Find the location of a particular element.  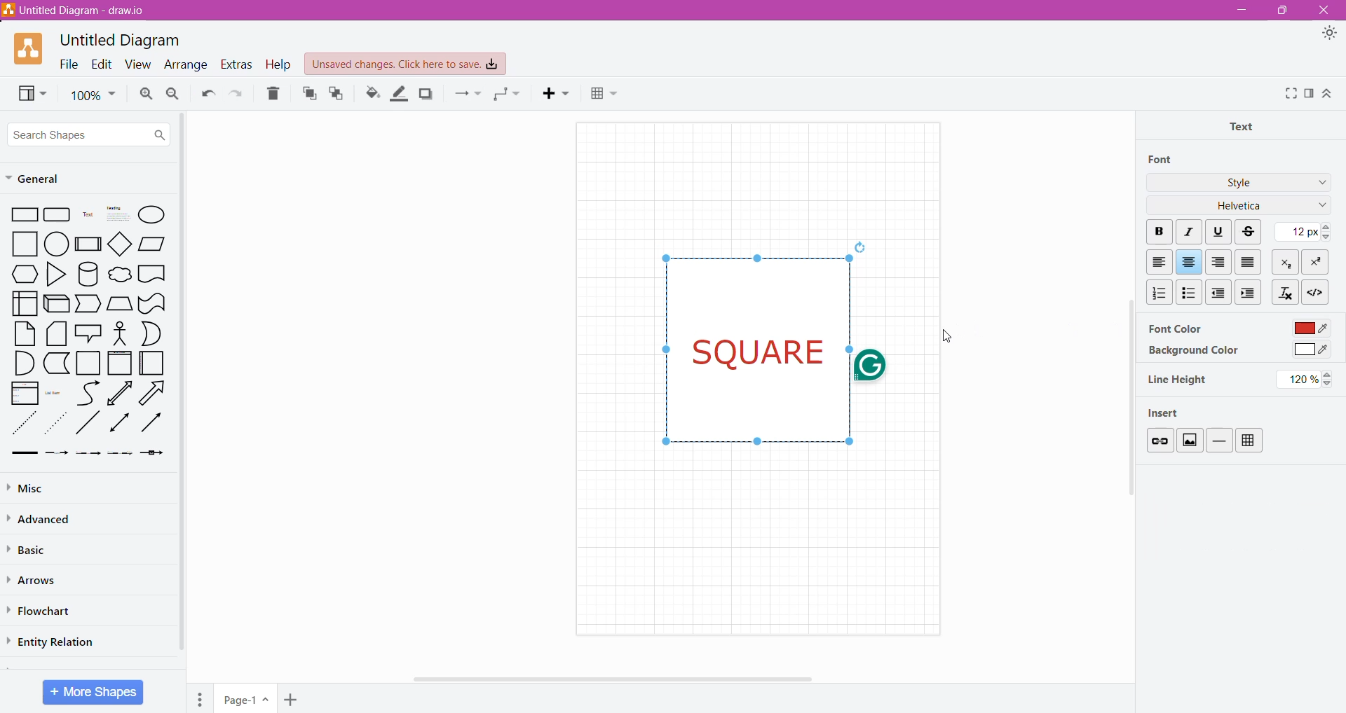

Stacked Papers  is located at coordinates (55, 333).